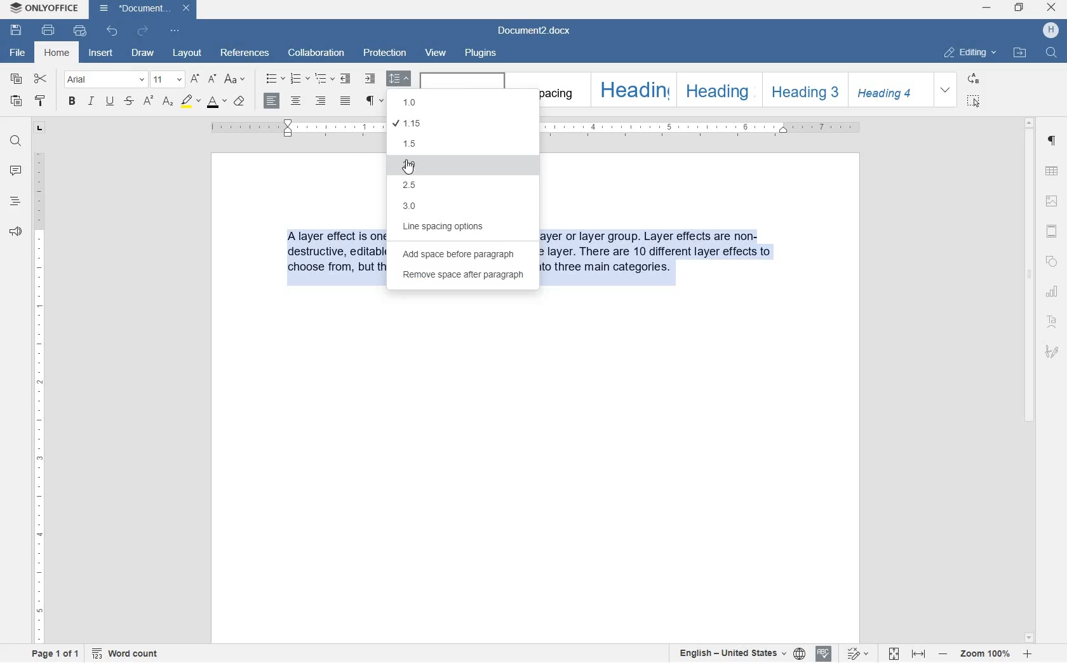 This screenshot has width=1067, height=663. Describe the element at coordinates (890, 90) in the screenshot. I see `heading 4` at that location.